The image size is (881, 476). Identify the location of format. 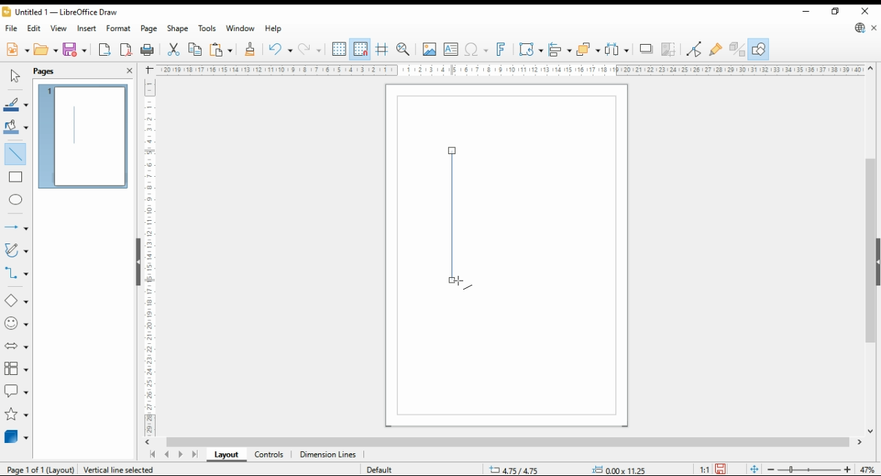
(119, 28).